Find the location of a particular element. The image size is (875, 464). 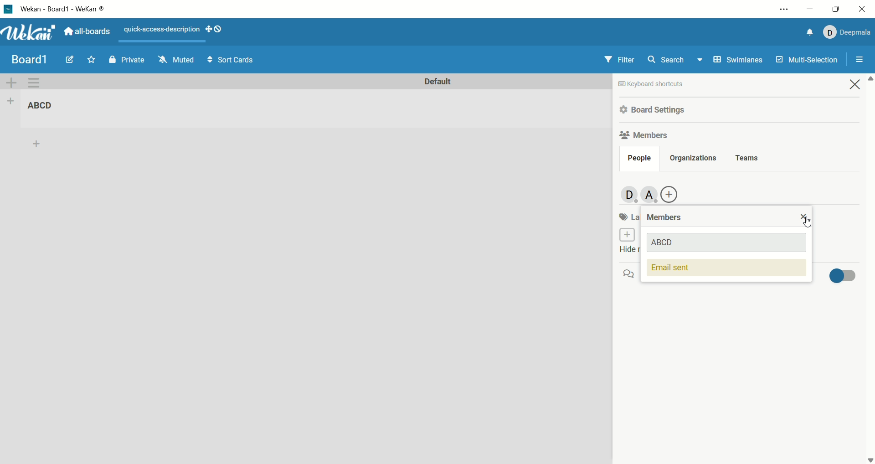

settings and options is located at coordinates (784, 10).